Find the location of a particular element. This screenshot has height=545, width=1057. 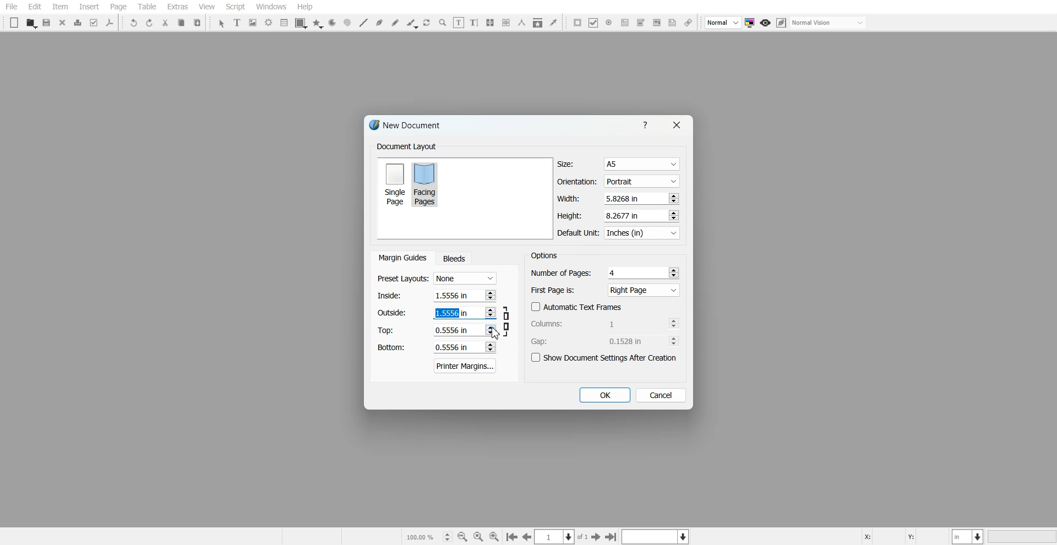

Go to the first page is located at coordinates (511, 537).